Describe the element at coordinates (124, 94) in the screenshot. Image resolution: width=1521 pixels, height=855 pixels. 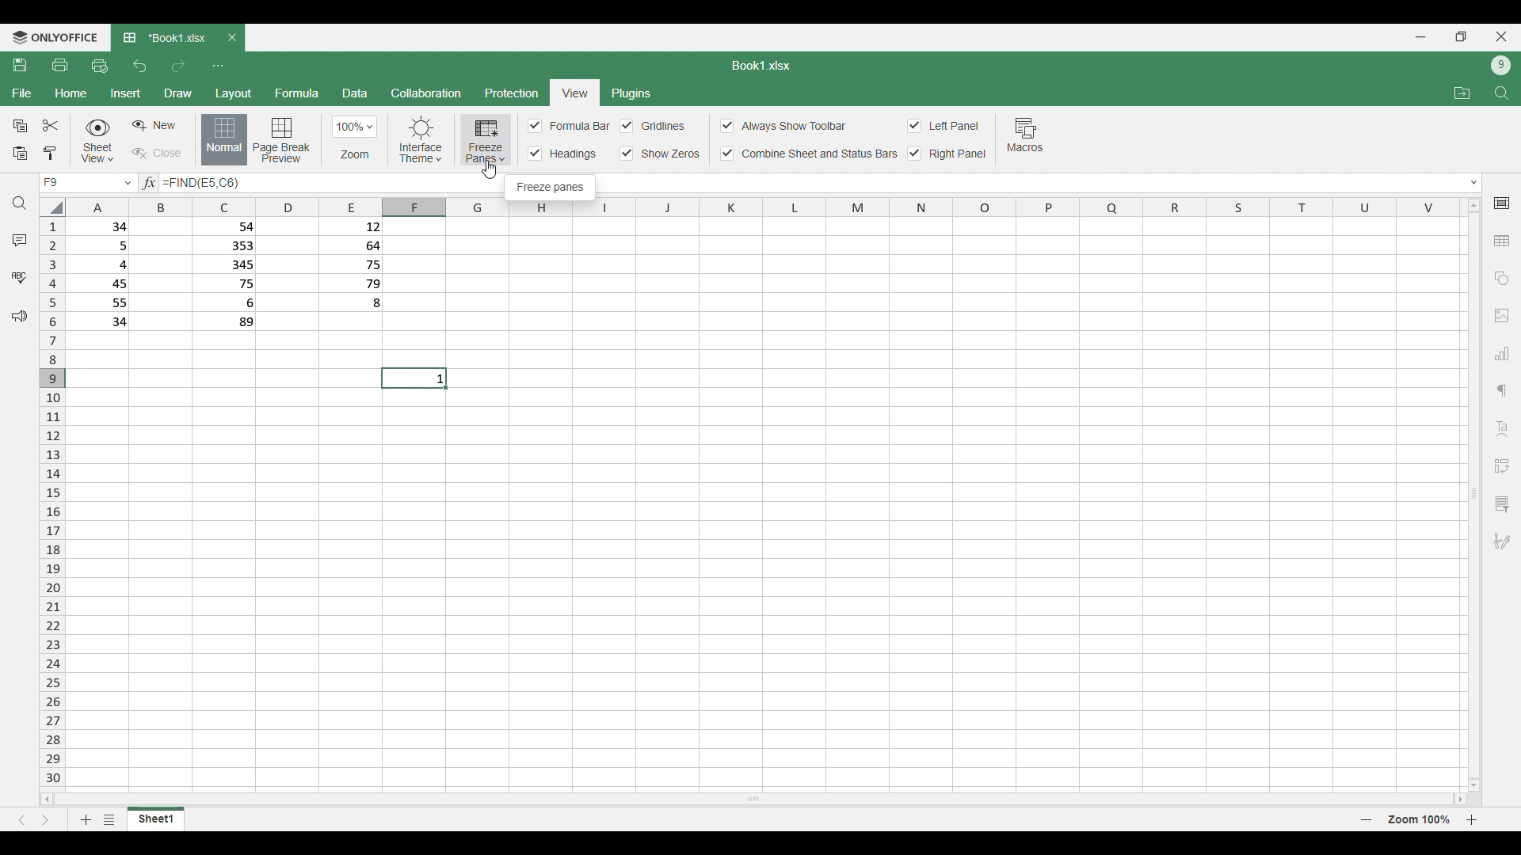
I see `Insert menu` at that location.